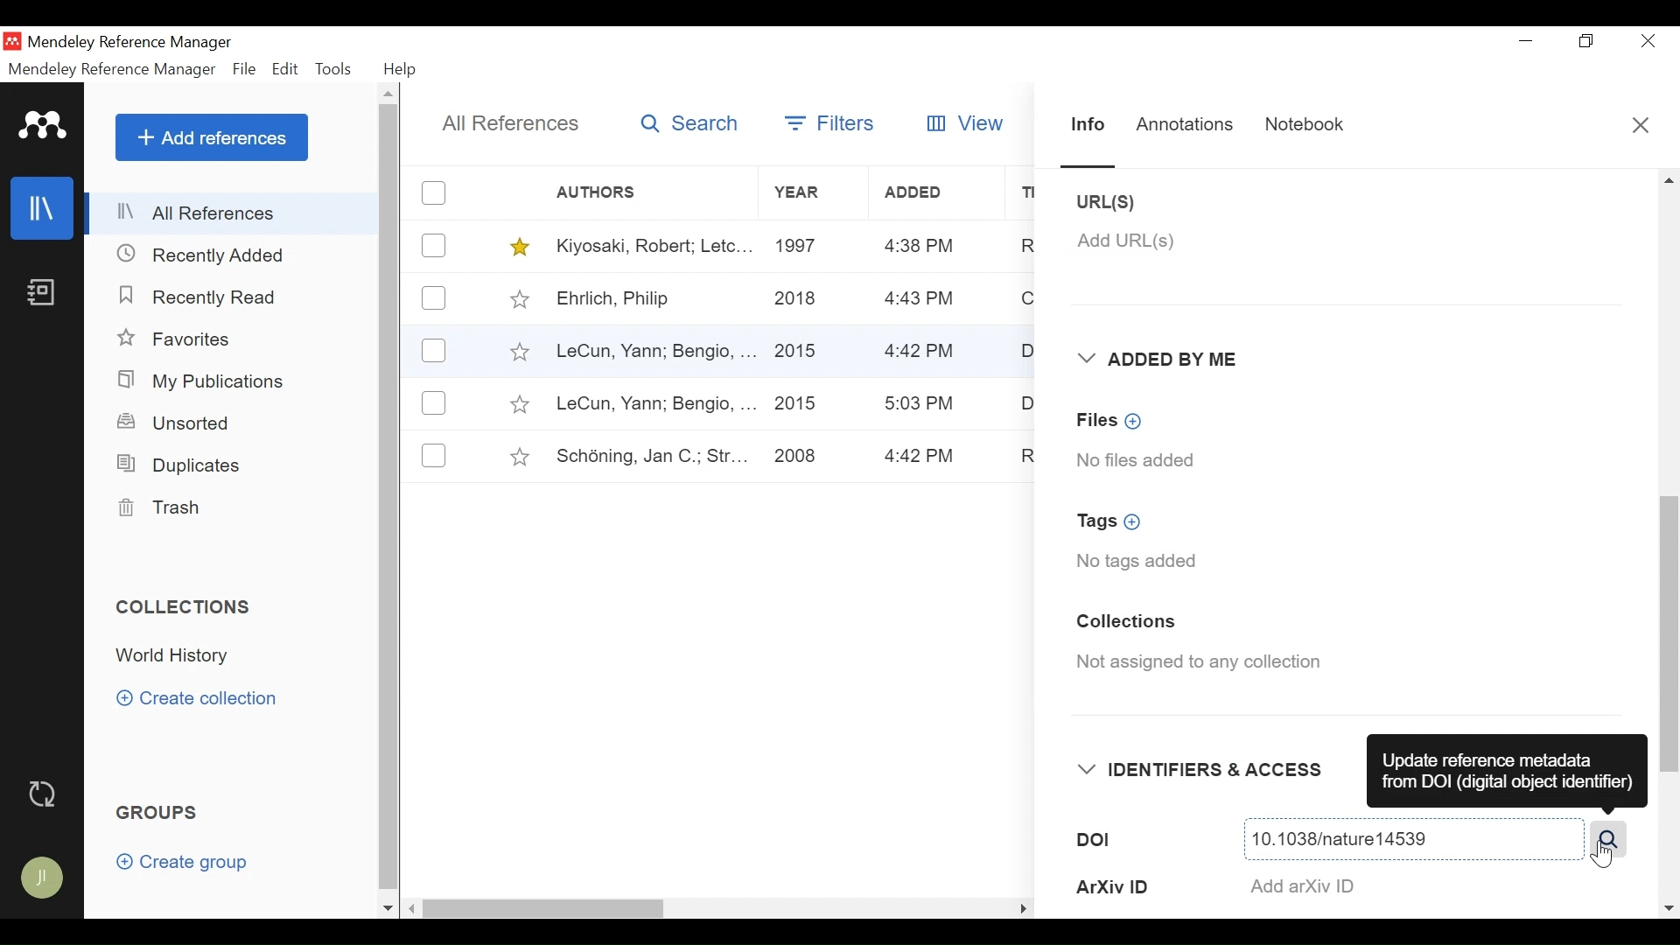 The width and height of the screenshot is (1680, 945). I want to click on Collections, so click(1125, 624).